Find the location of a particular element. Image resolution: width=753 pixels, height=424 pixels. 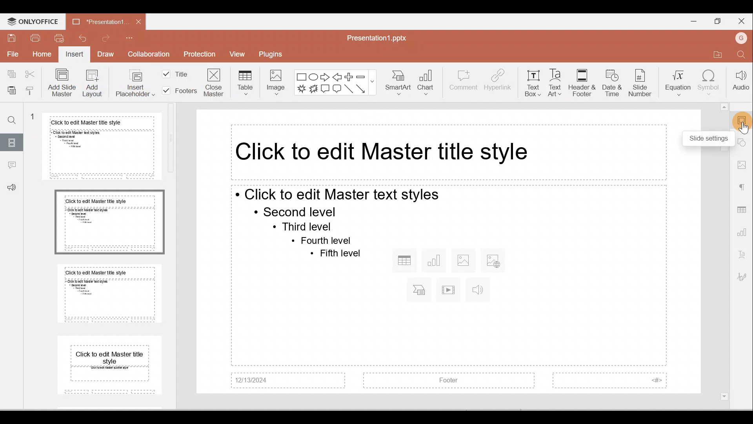

Paragraph settings is located at coordinates (743, 186).